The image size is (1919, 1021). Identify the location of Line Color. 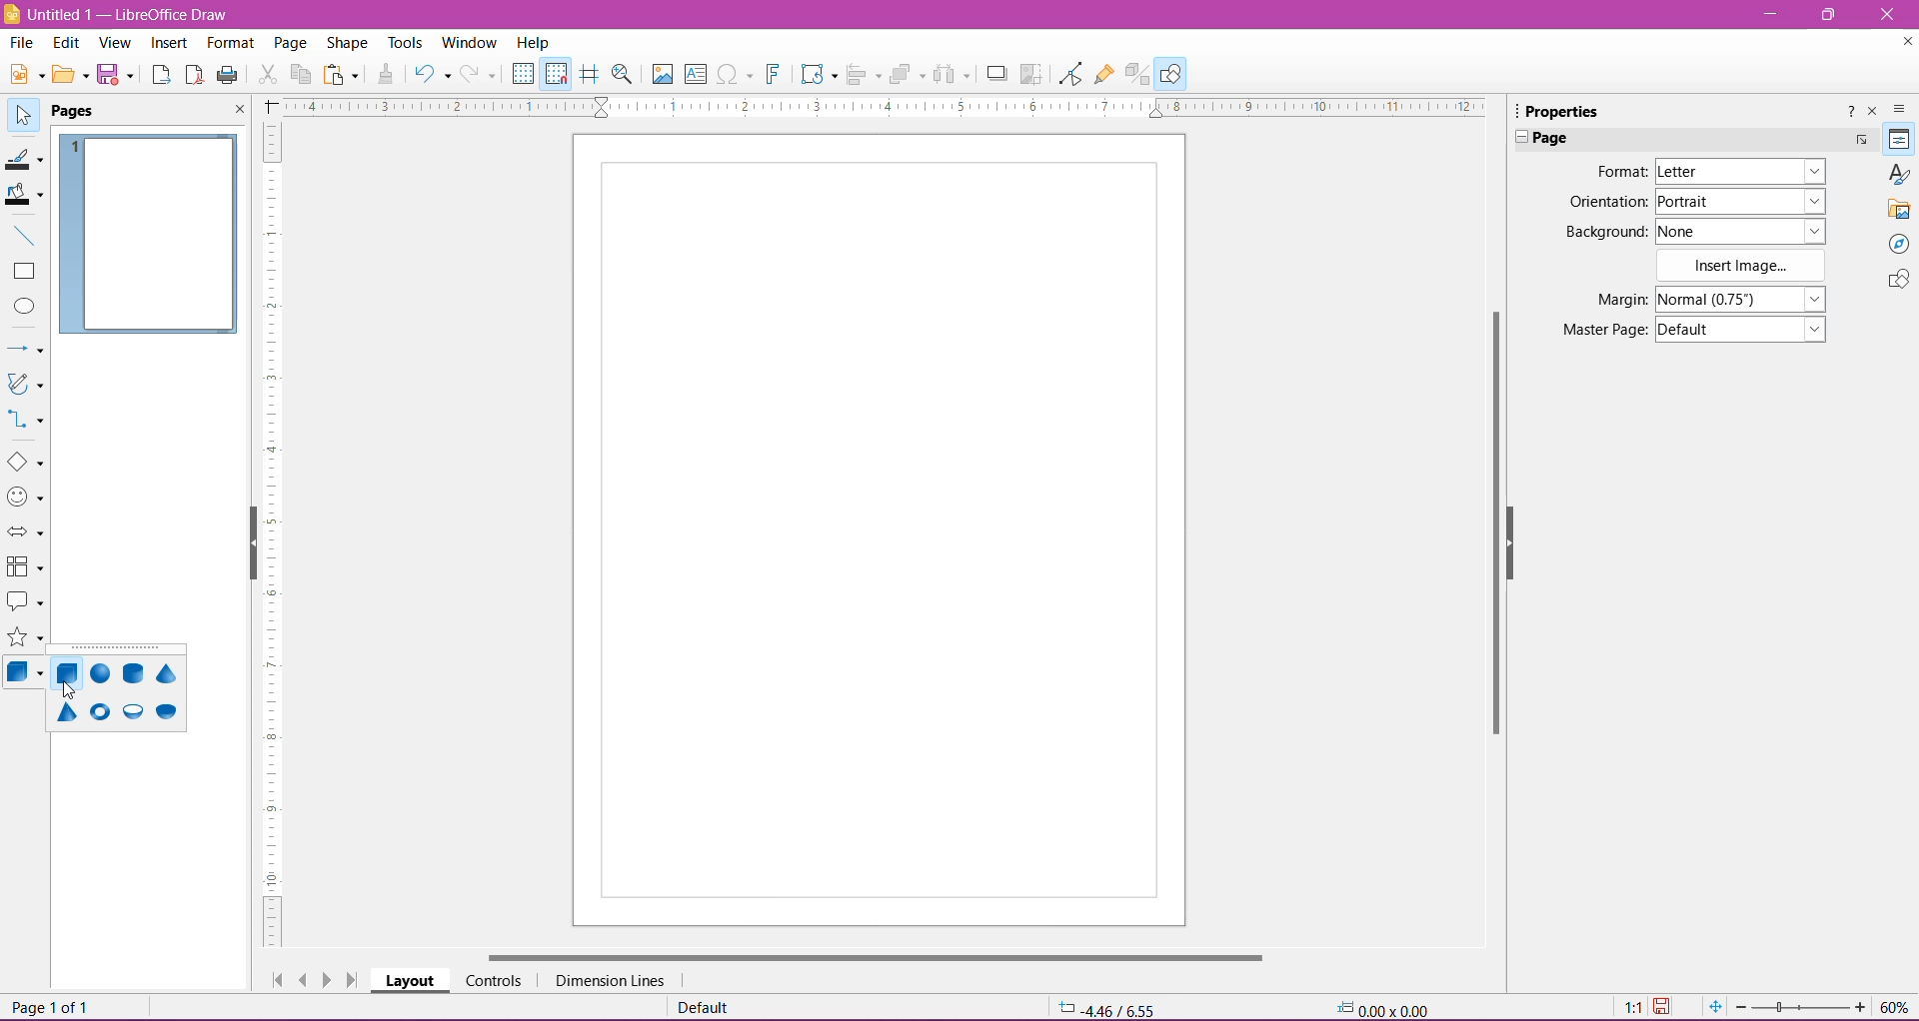
(24, 157).